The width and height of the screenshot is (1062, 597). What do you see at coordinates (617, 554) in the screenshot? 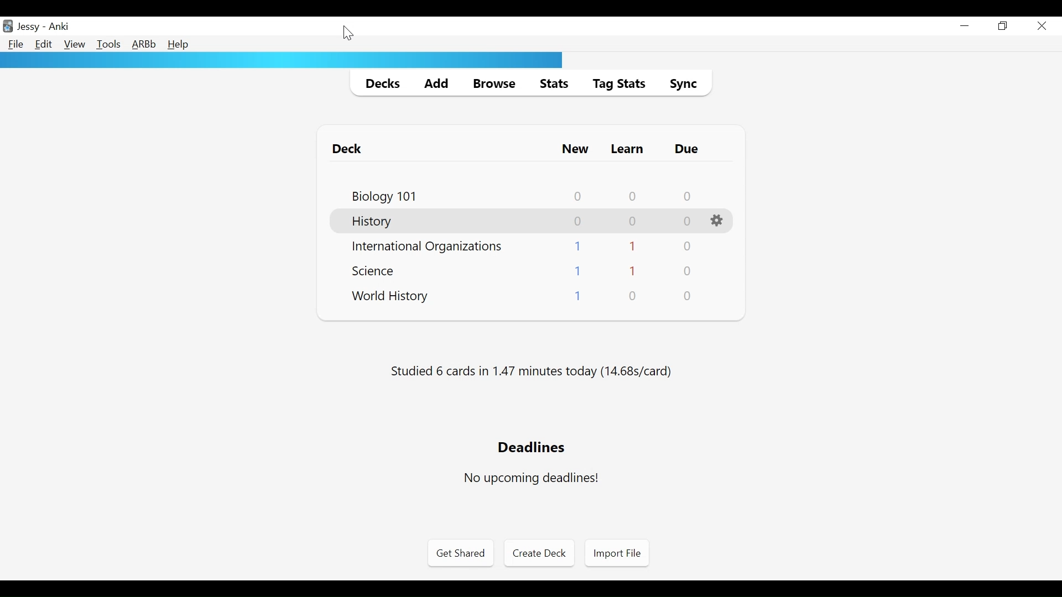
I see `Import Files` at bounding box center [617, 554].